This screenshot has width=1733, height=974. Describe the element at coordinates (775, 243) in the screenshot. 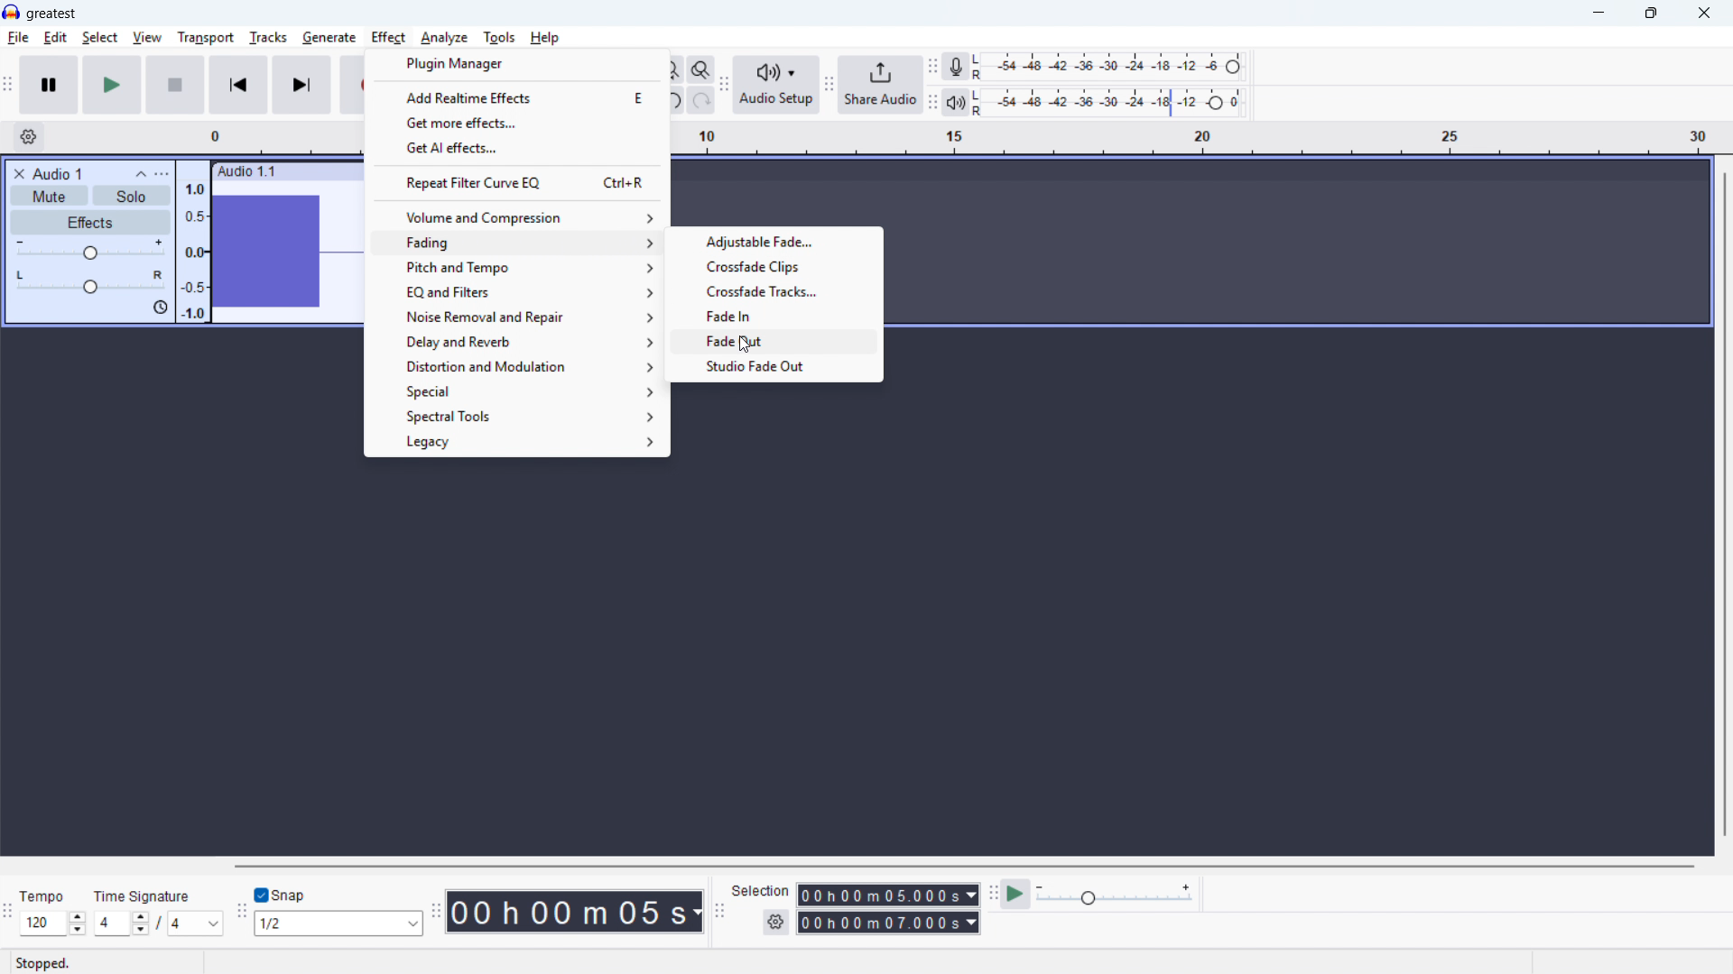

I see `Adjustable fade ` at that location.